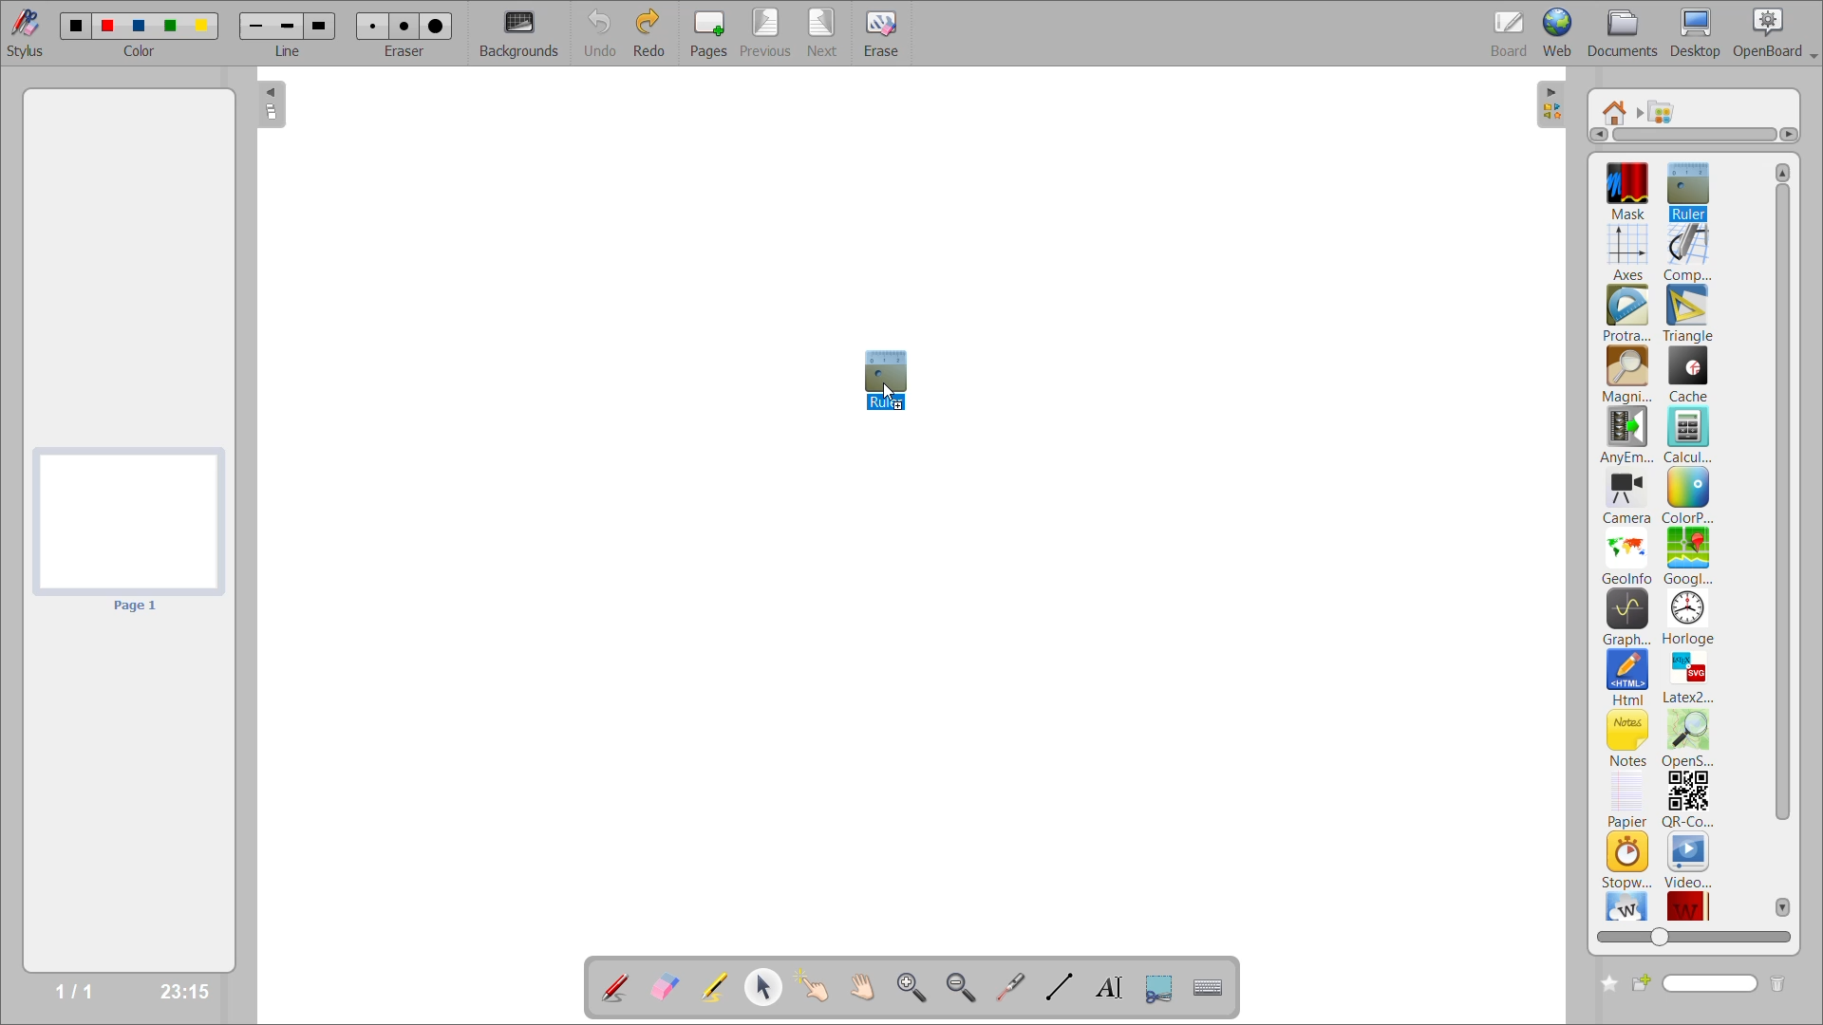 The width and height of the screenshot is (1823, 1025). I want to click on virtual laser pointer, so click(1007, 986).